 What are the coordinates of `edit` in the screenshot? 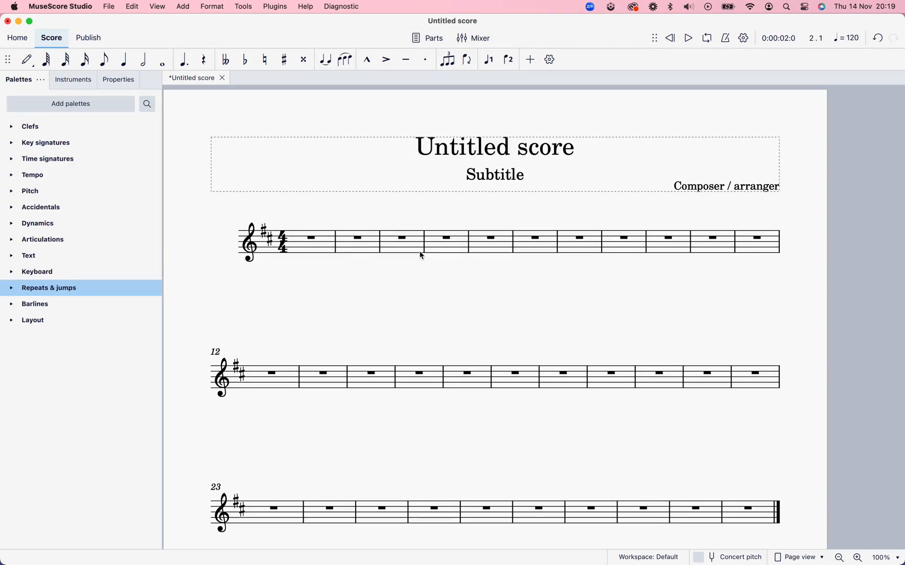 It's located at (133, 7).